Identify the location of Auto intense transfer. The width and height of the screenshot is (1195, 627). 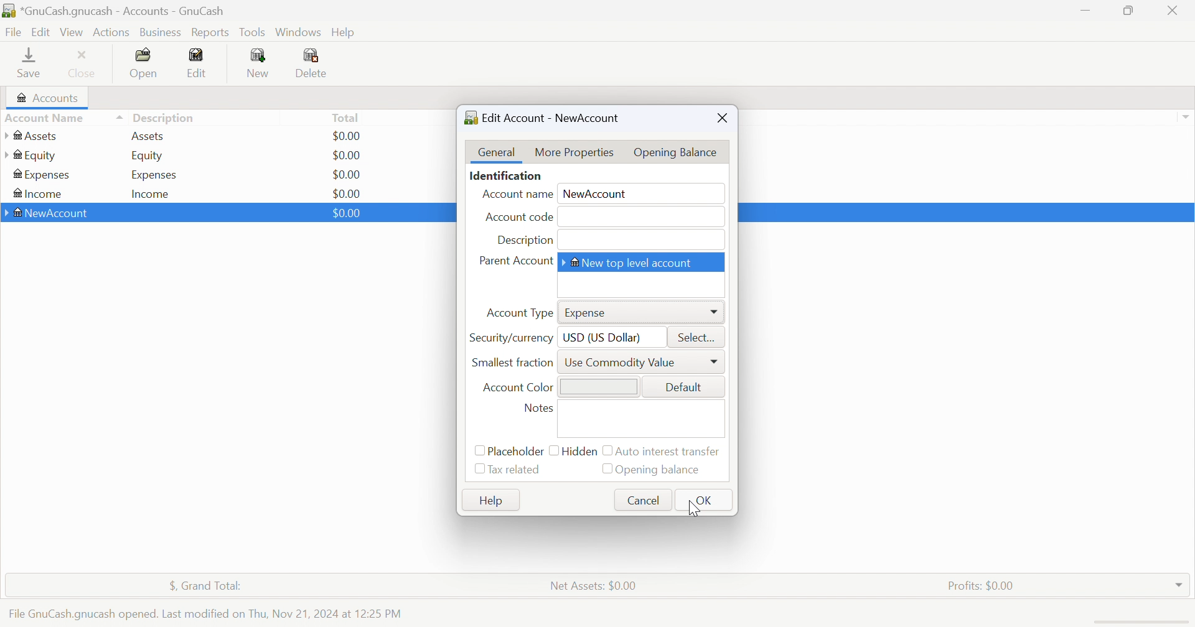
(672, 450).